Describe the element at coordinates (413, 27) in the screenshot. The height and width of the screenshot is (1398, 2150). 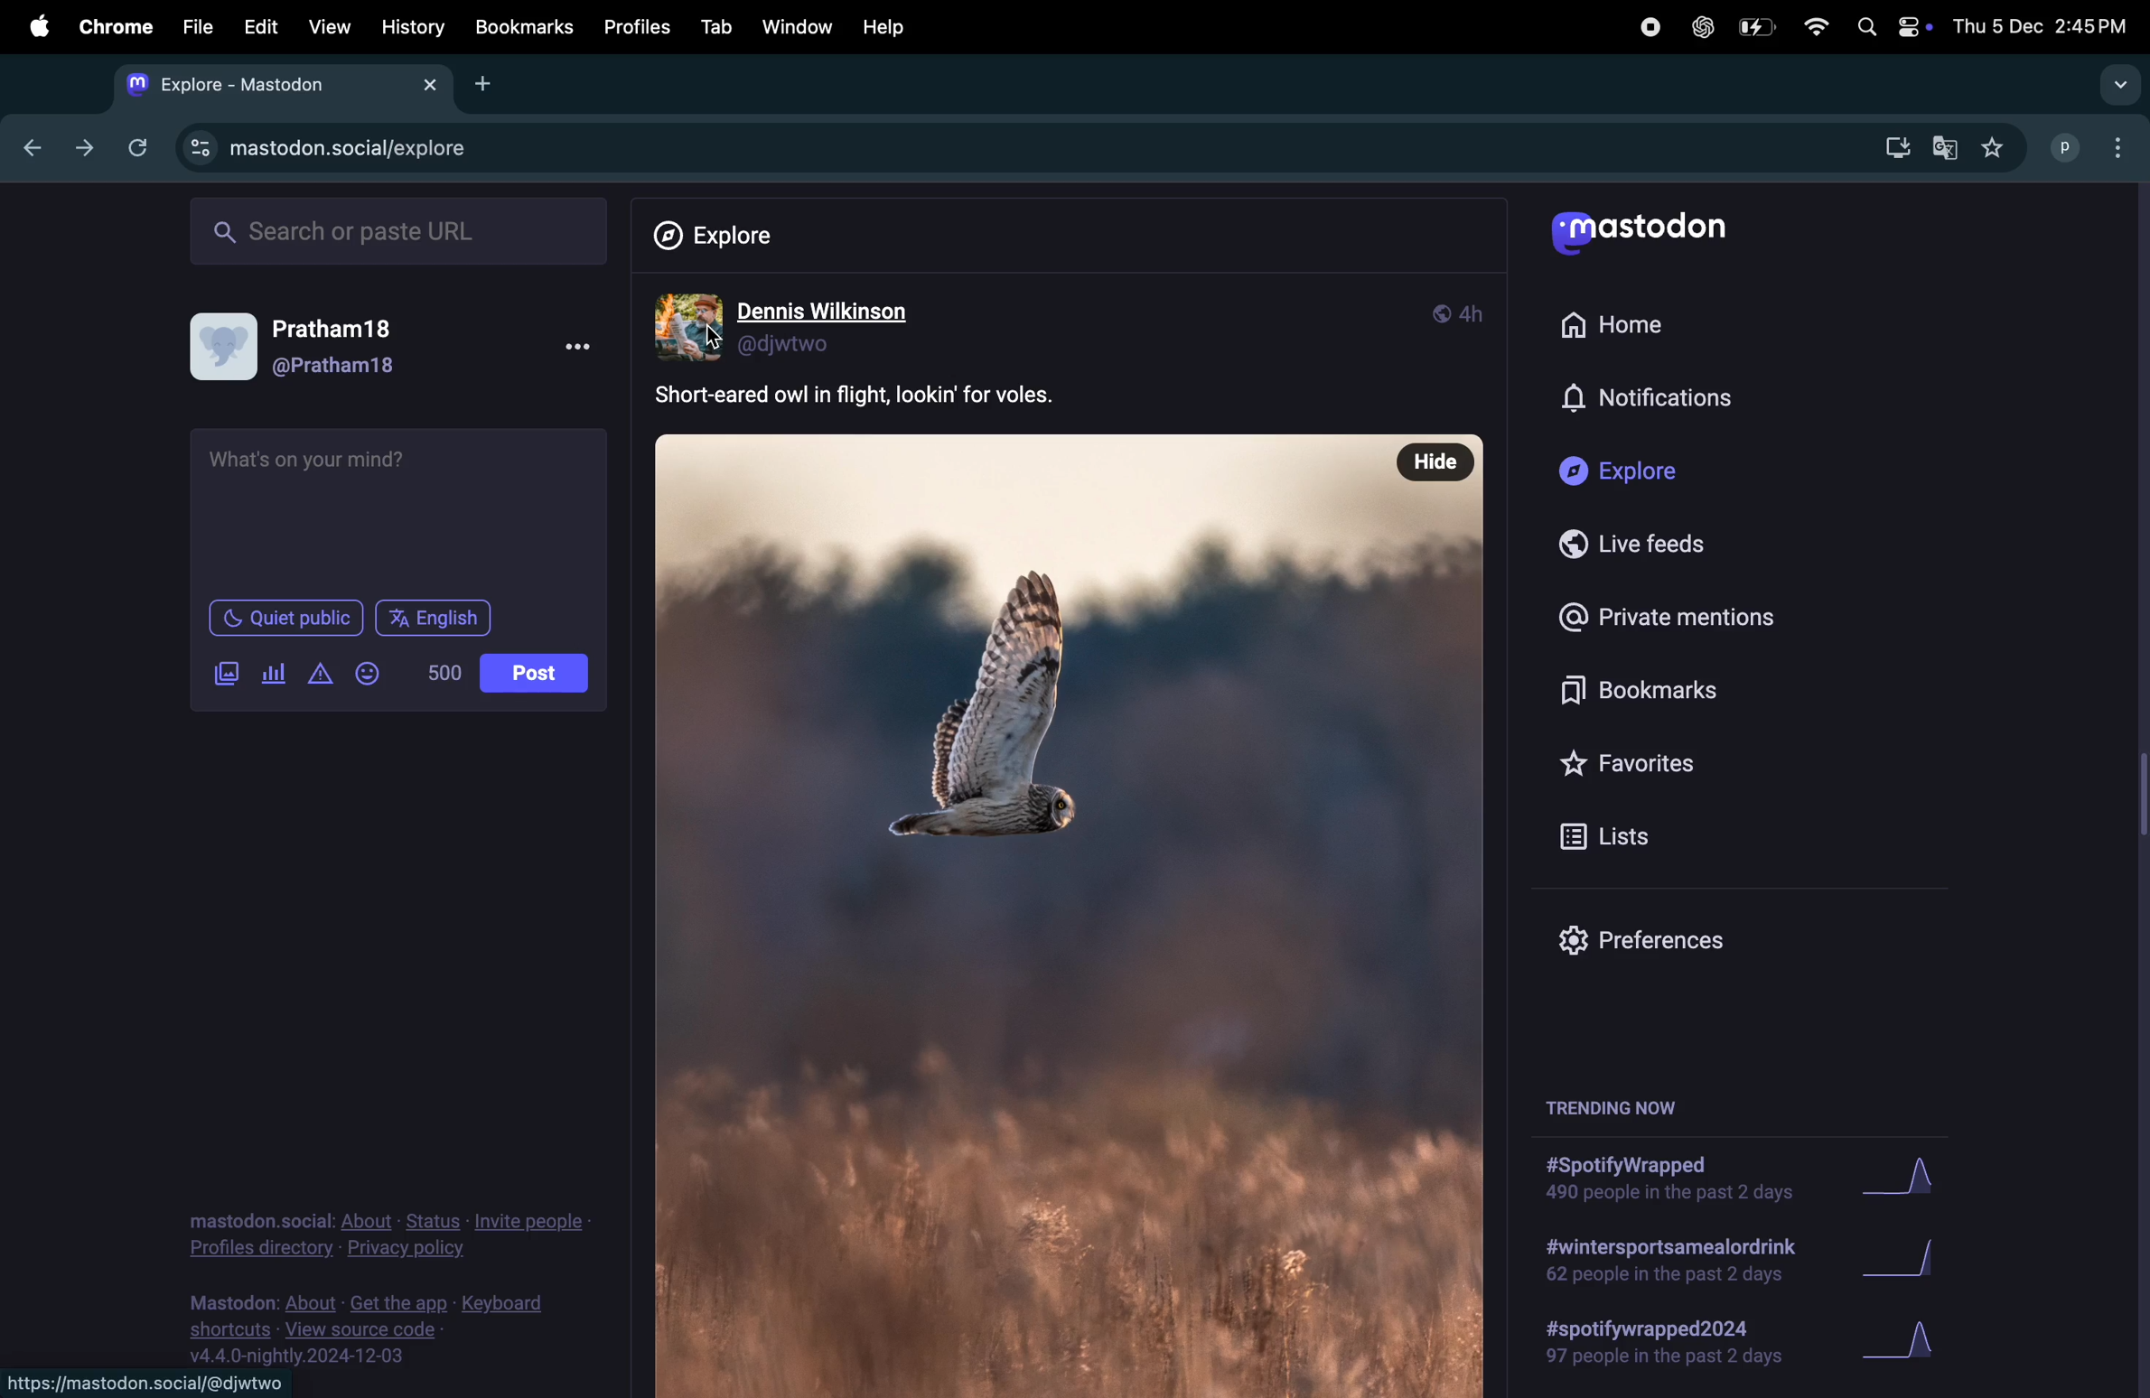
I see `history` at that location.